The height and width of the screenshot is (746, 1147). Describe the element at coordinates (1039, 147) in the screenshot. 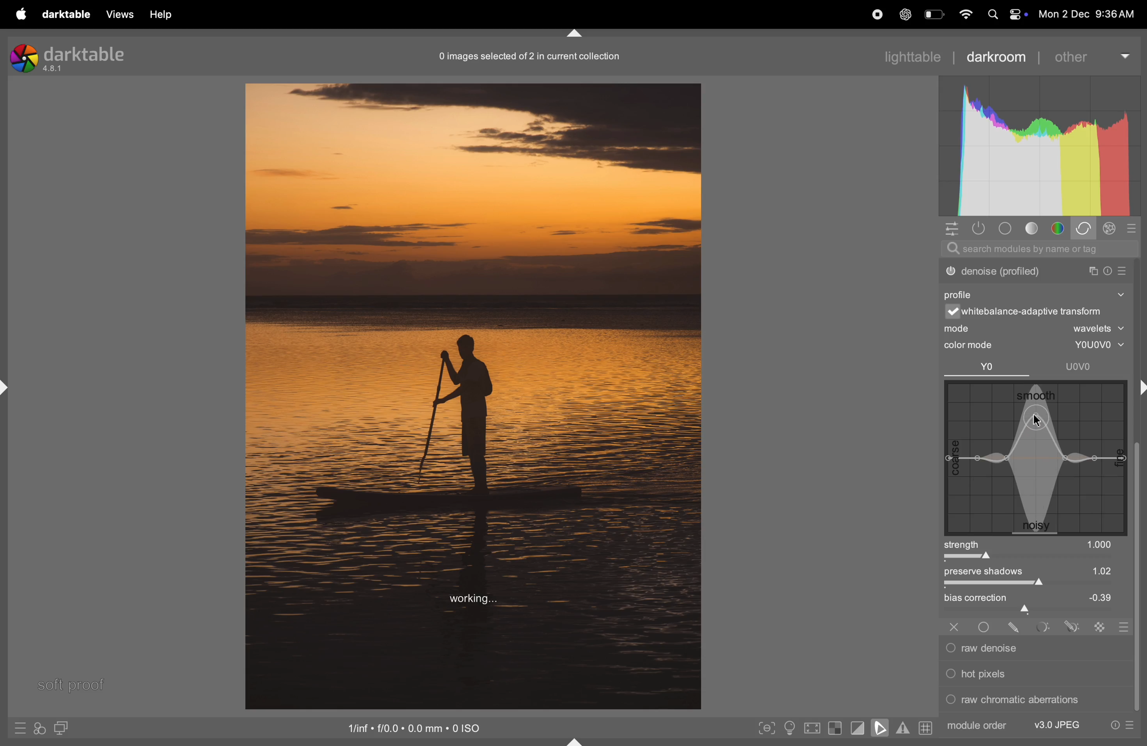

I see `histogram` at that location.